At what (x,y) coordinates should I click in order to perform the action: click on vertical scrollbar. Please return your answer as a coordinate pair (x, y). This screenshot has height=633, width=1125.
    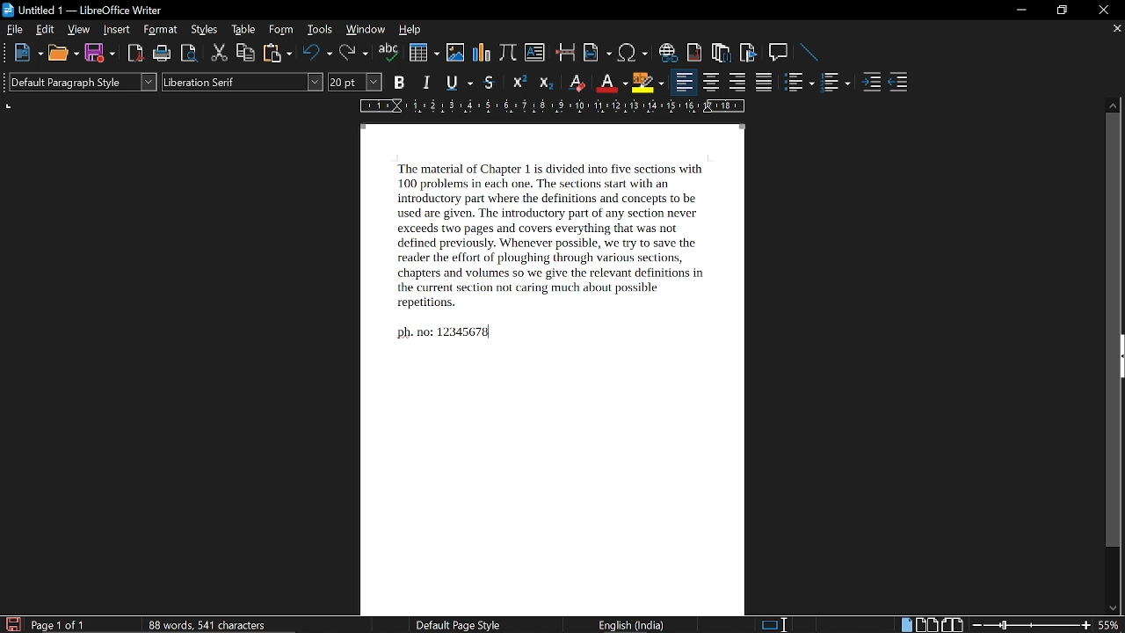
    Looking at the image, I should click on (1113, 331).